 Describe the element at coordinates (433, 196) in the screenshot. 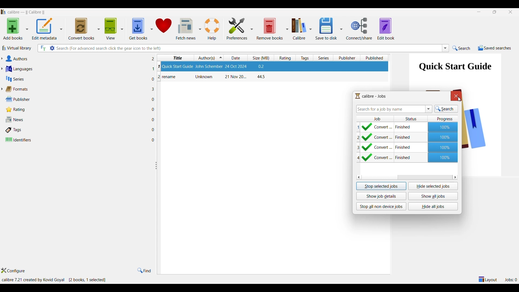

I see `Show all jobs` at that location.